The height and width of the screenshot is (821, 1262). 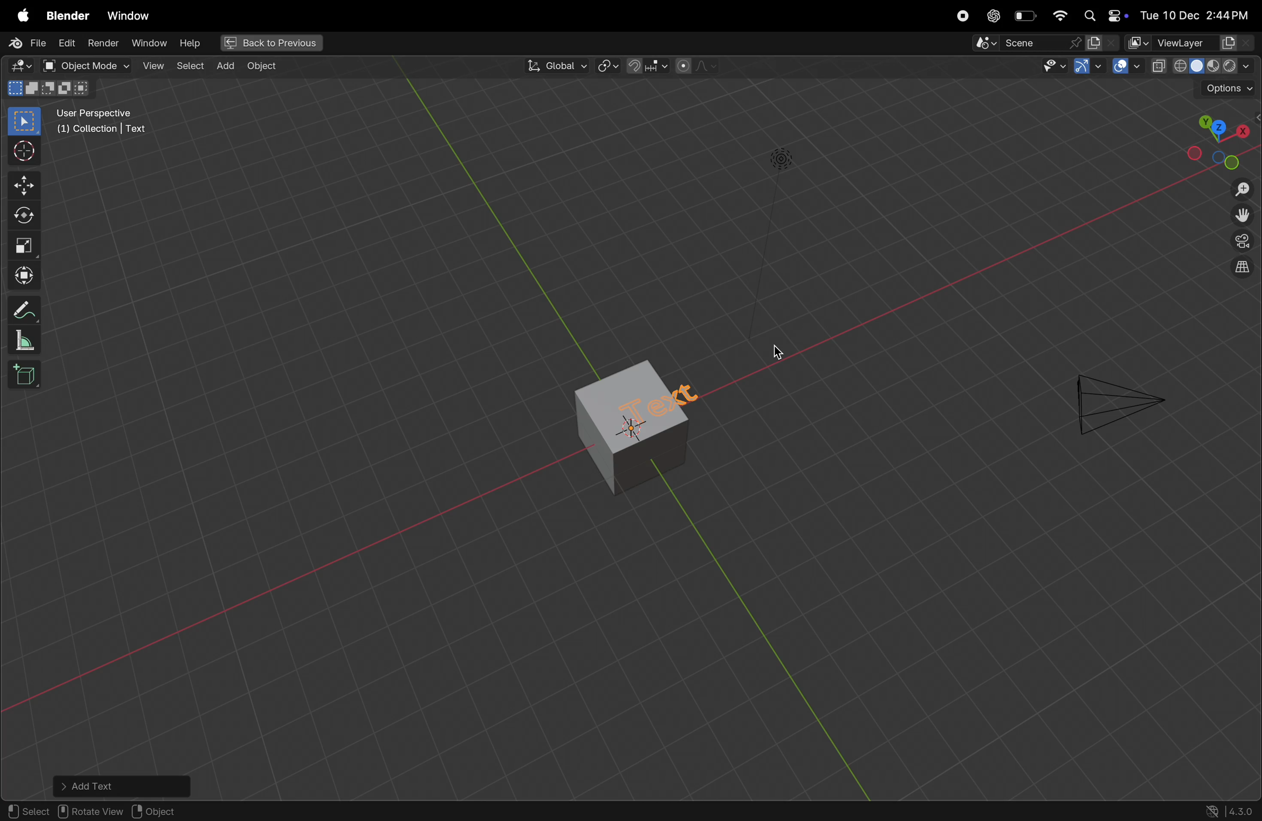 What do you see at coordinates (21, 184) in the screenshot?
I see `move` at bounding box center [21, 184].